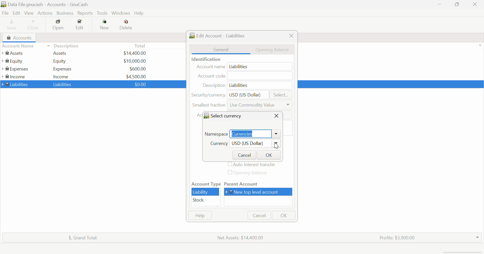 The width and height of the screenshot is (484, 254). I want to click on Reports, so click(86, 13).